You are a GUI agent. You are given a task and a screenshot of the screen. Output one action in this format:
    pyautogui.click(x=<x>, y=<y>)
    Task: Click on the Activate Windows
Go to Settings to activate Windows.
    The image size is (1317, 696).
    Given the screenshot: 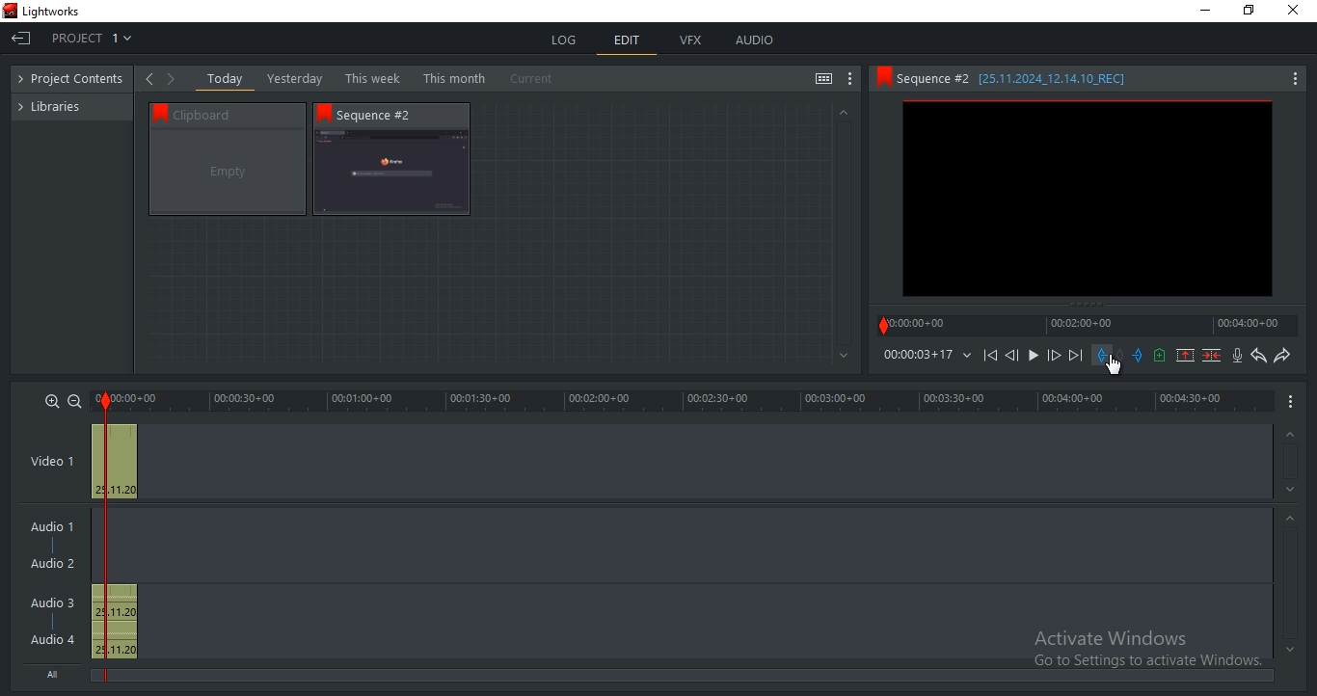 What is the action you would take?
    pyautogui.click(x=1147, y=651)
    